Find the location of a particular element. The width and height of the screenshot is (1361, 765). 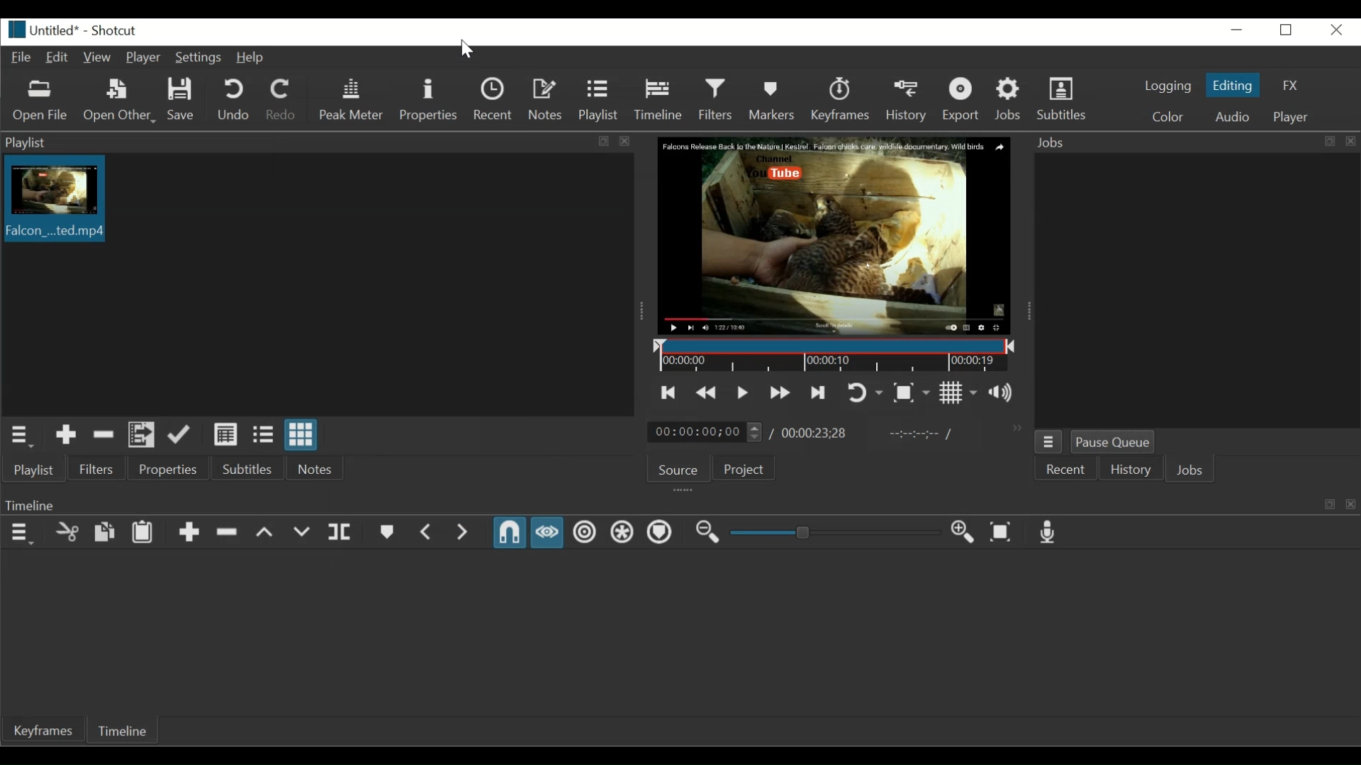

Remove cut is located at coordinates (104, 434).